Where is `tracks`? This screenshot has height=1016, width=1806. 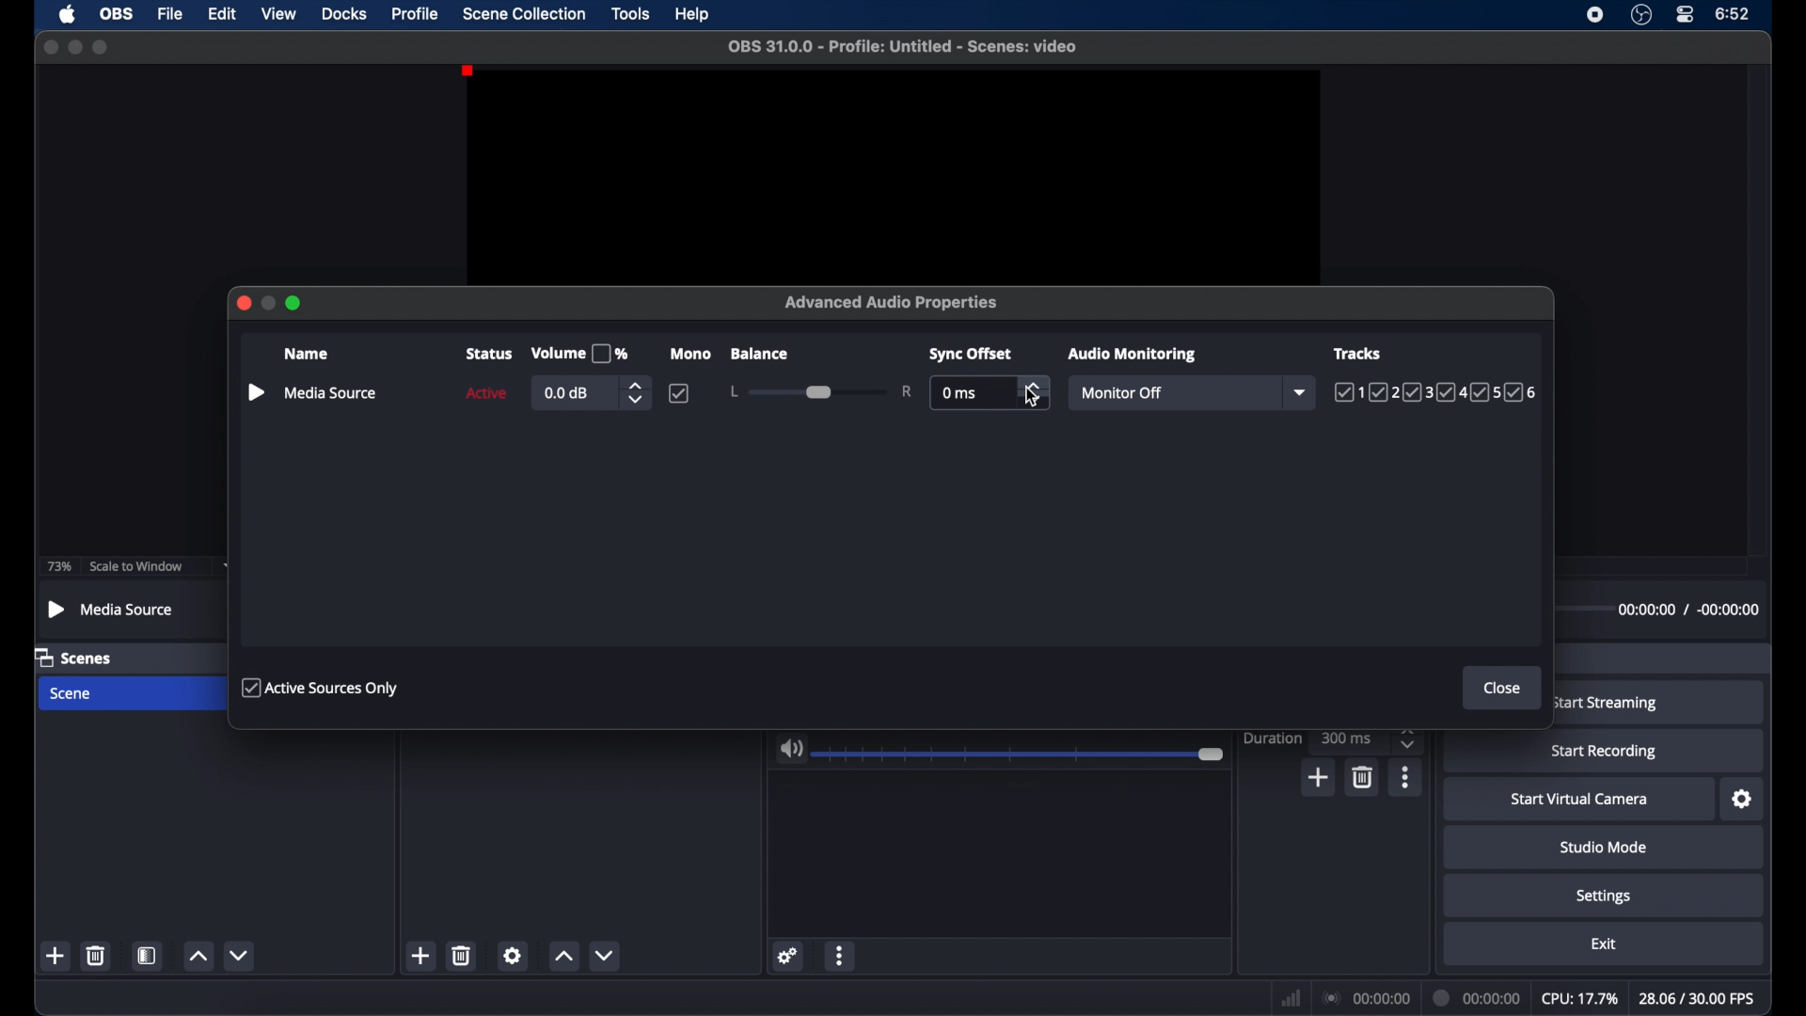 tracks is located at coordinates (1355, 354).